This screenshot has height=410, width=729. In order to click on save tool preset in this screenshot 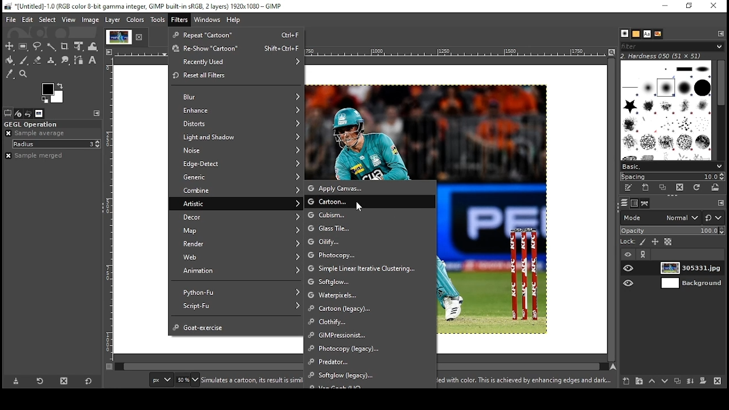, I will do `click(17, 381)`.